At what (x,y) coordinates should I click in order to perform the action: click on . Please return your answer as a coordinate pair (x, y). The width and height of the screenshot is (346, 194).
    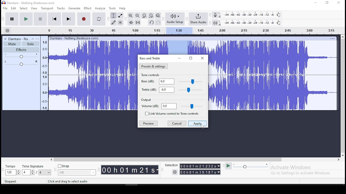
    Looking at the image, I should click on (209, 14).